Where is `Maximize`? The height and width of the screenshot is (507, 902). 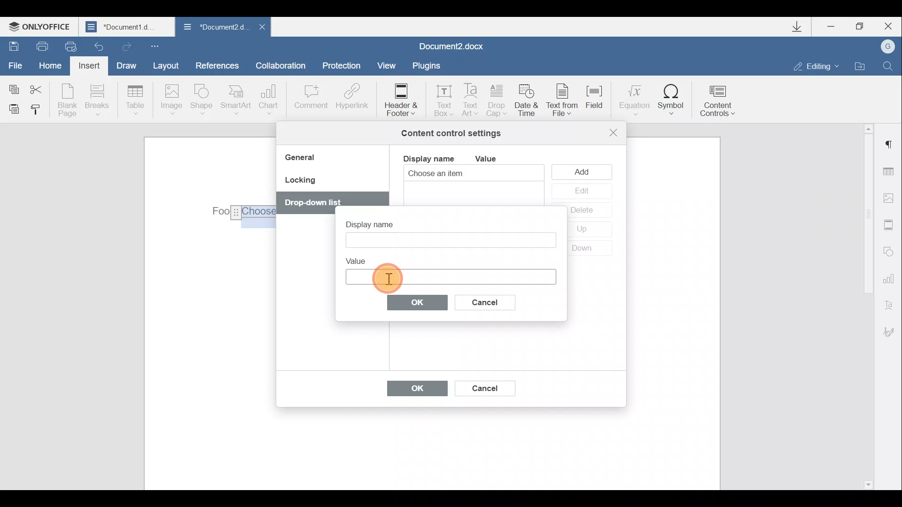
Maximize is located at coordinates (860, 27).